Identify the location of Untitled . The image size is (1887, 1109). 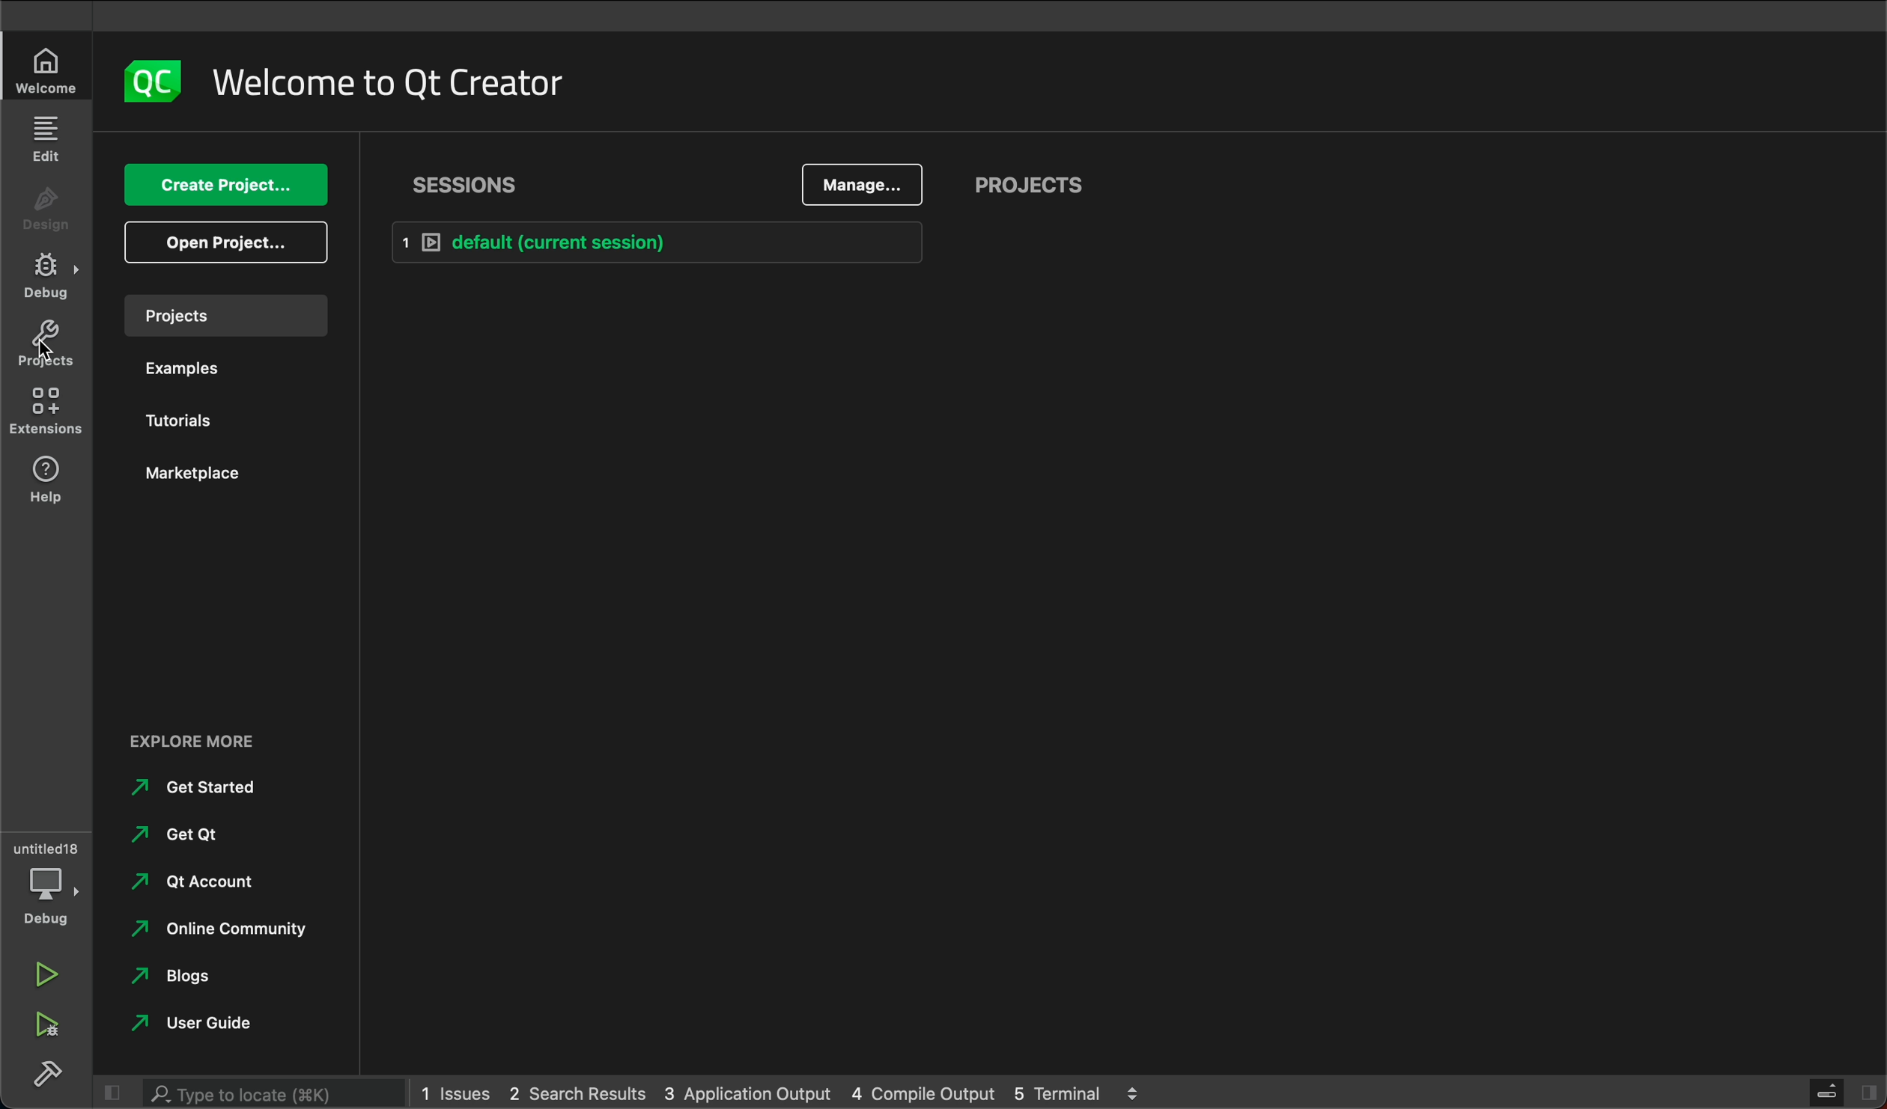
(44, 850).